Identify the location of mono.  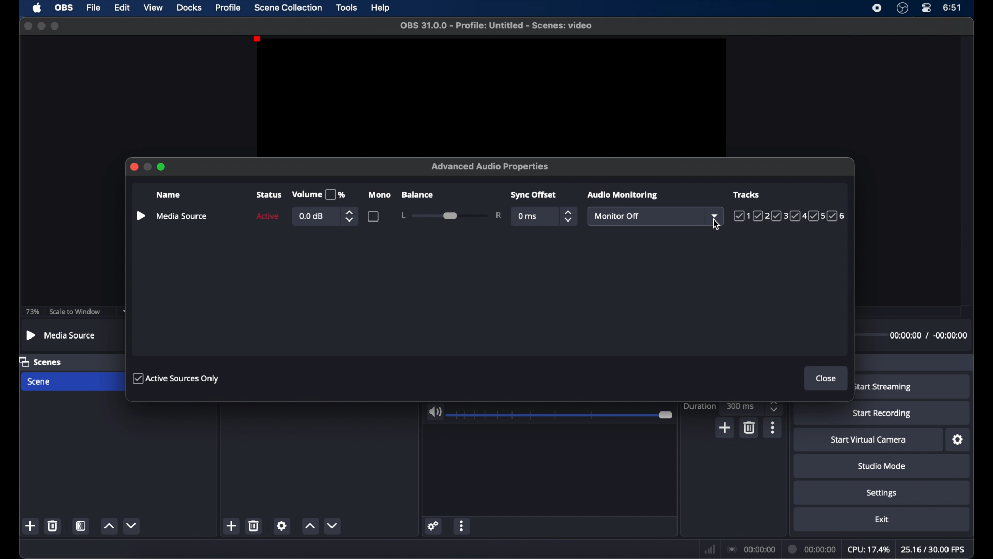
(379, 195).